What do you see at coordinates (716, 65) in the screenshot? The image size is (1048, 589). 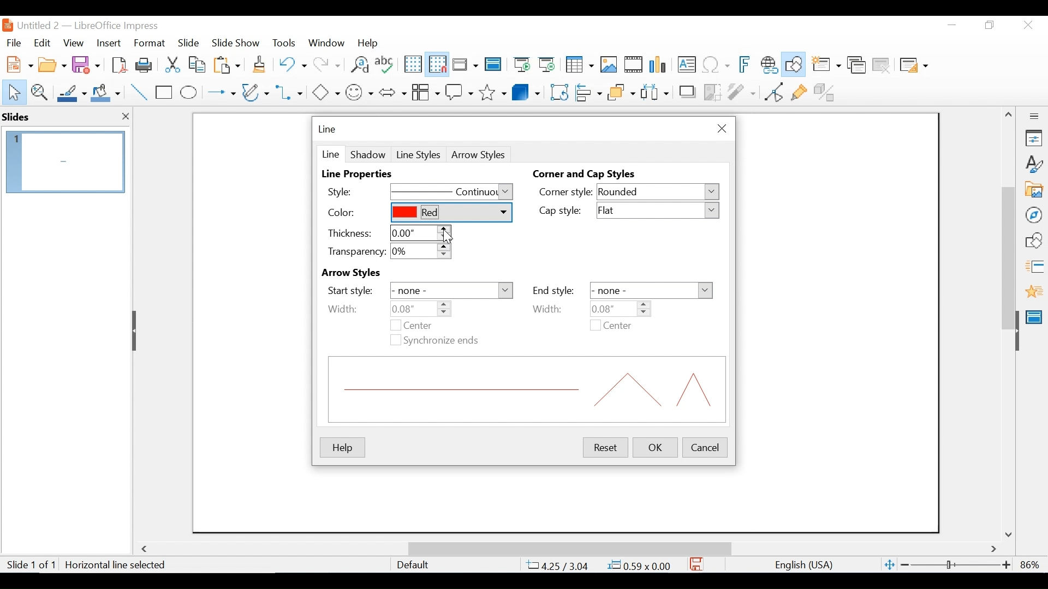 I see `Insert Special Characters` at bounding box center [716, 65].